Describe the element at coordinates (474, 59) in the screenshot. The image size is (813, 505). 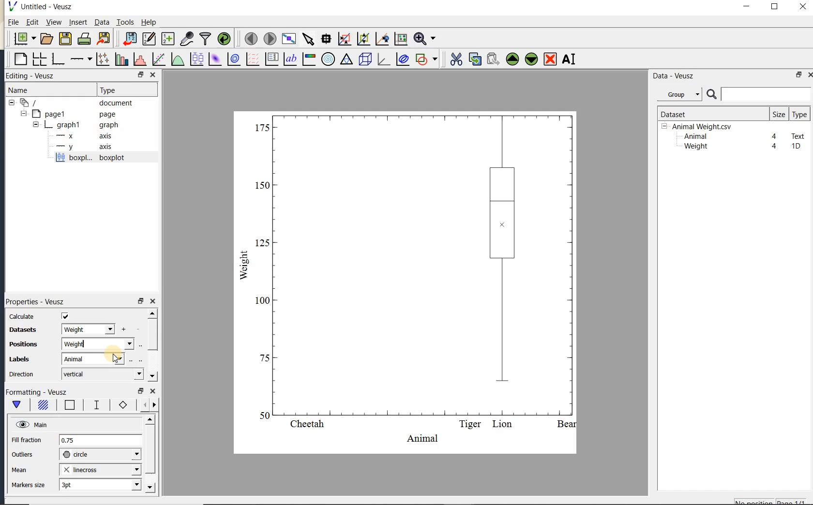
I see `copy the selected widget` at that location.